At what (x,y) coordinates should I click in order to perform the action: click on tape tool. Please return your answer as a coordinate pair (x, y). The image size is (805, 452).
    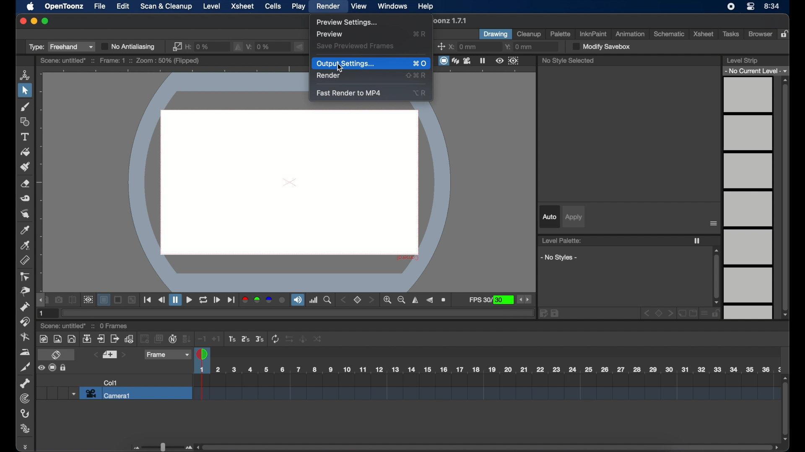
    Looking at the image, I should click on (26, 198).